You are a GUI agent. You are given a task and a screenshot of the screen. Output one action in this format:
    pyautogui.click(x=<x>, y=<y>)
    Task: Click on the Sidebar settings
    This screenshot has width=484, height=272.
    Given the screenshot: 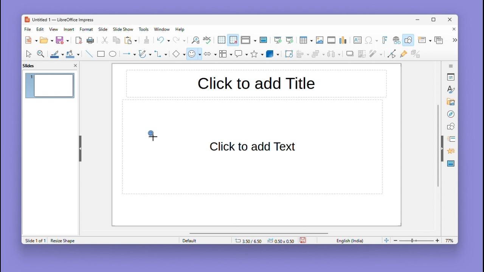 What is the action you would take?
    pyautogui.click(x=451, y=65)
    